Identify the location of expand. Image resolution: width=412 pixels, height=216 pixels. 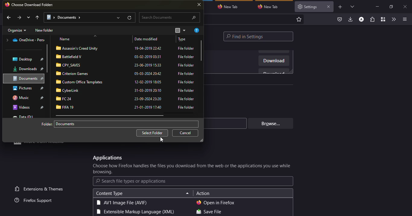
(118, 17).